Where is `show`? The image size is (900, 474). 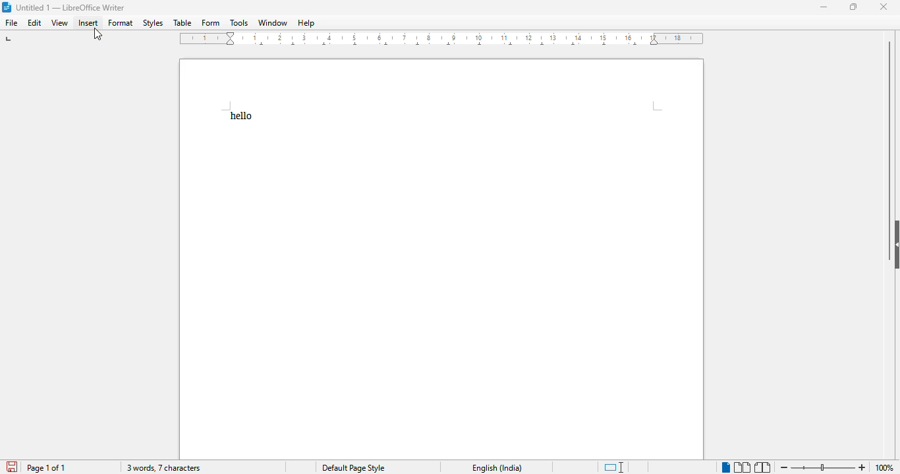
show is located at coordinates (894, 244).